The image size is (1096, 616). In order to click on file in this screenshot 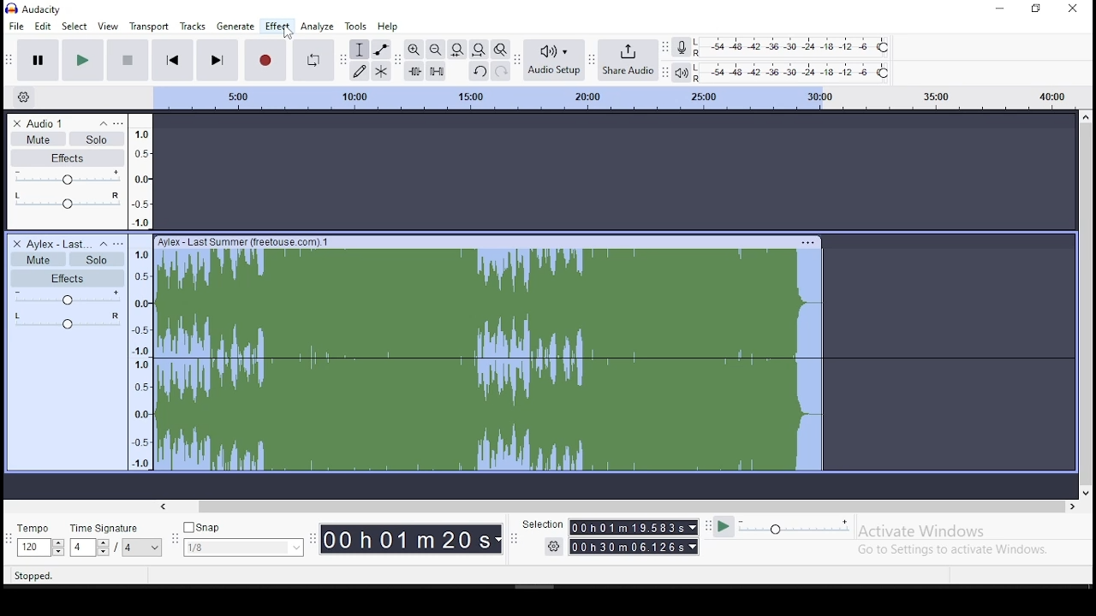, I will do `click(14, 26)`.